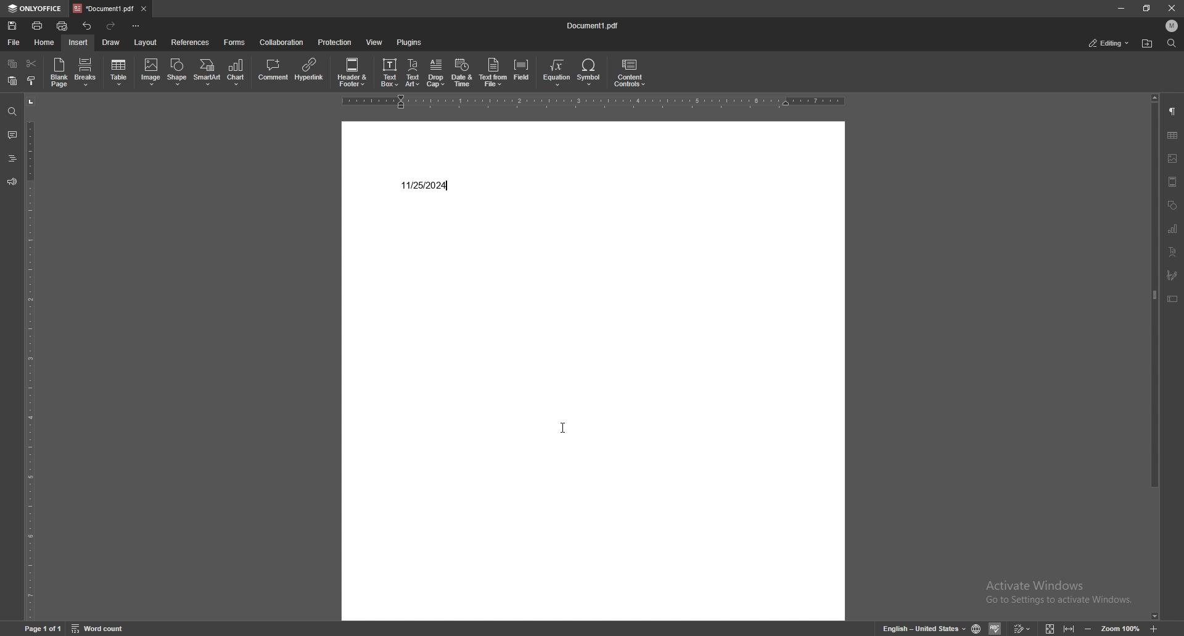 This screenshot has height=636, width=1184. Describe the element at coordinates (178, 72) in the screenshot. I see `shape` at that location.